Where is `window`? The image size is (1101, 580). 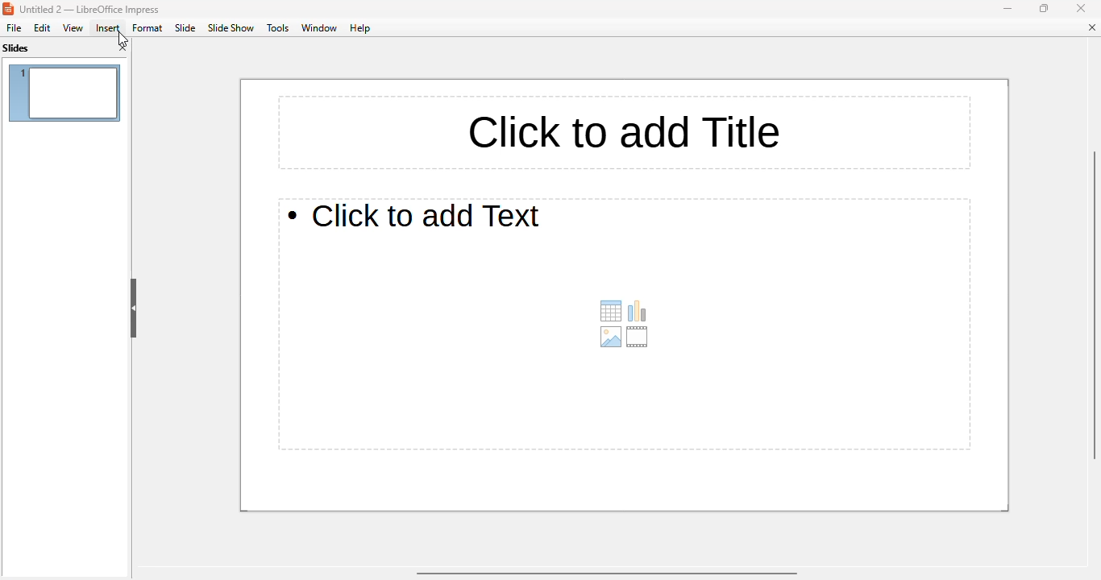 window is located at coordinates (319, 27).